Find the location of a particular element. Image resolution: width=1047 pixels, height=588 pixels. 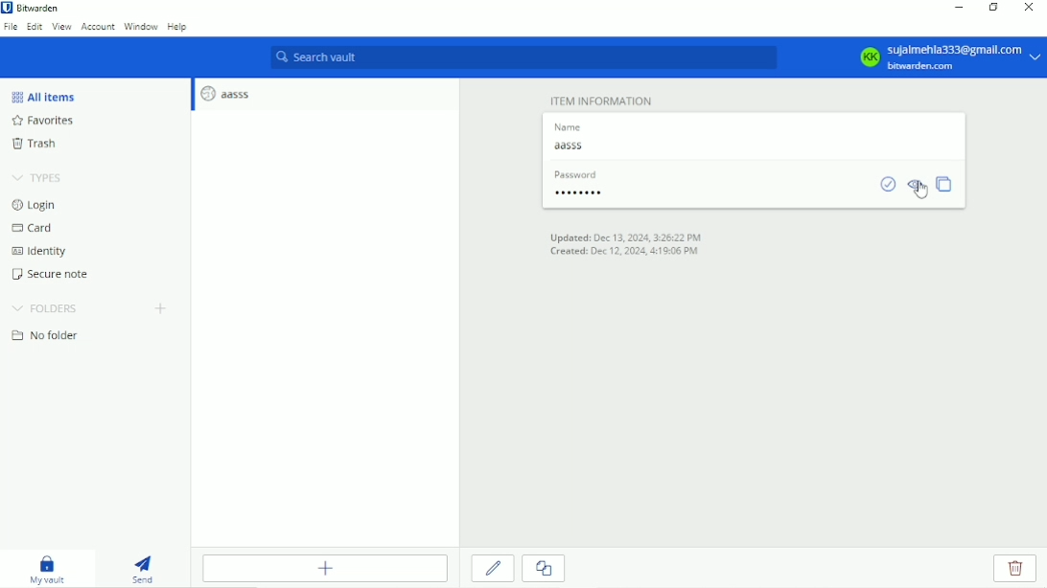

Account is located at coordinates (98, 28).